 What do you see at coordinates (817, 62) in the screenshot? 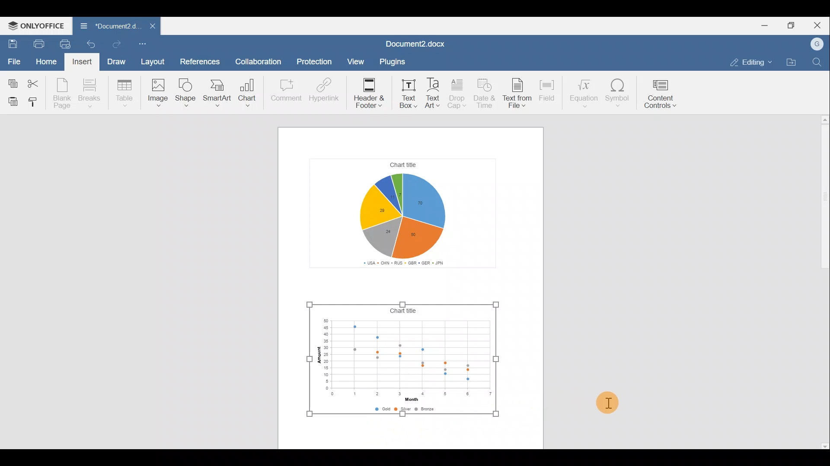
I see `Find` at bounding box center [817, 62].